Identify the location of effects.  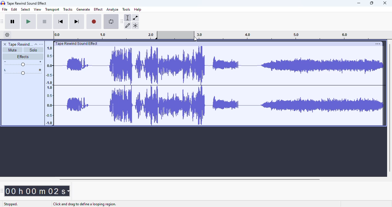
(23, 57).